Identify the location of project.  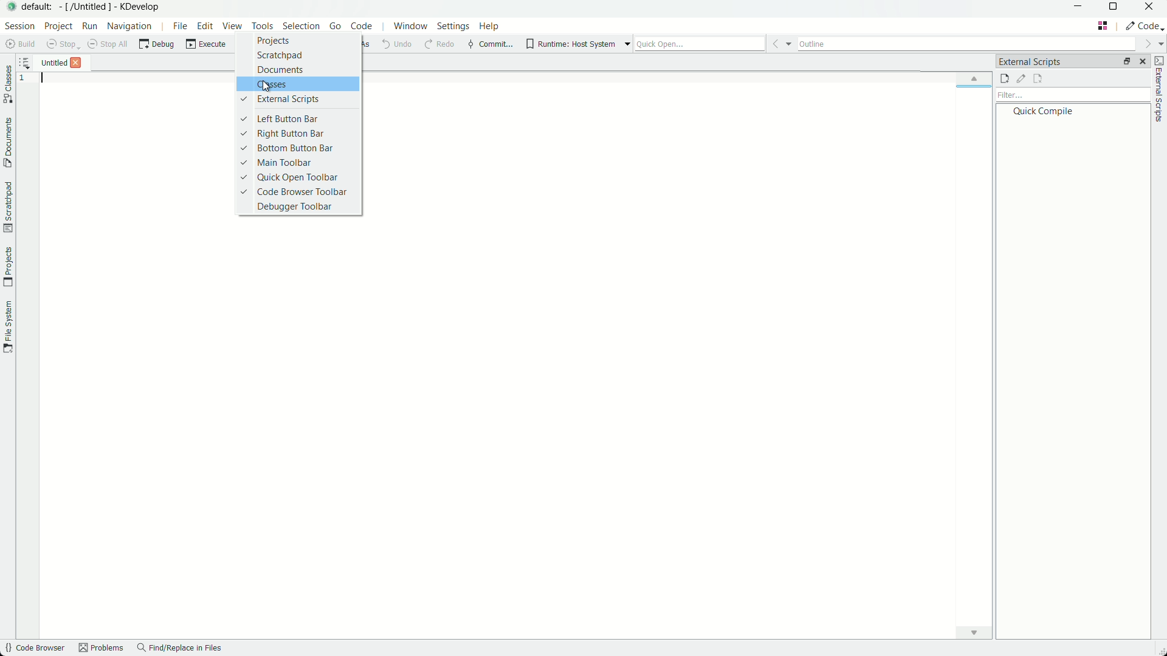
(57, 28).